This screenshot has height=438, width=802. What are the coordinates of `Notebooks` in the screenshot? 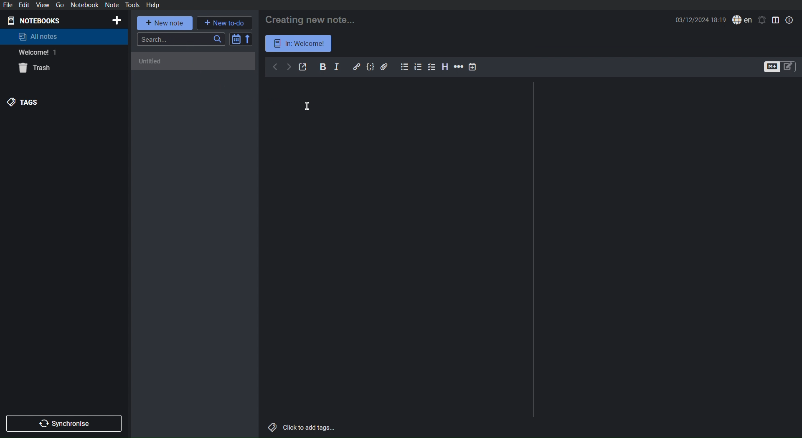 It's located at (38, 20).